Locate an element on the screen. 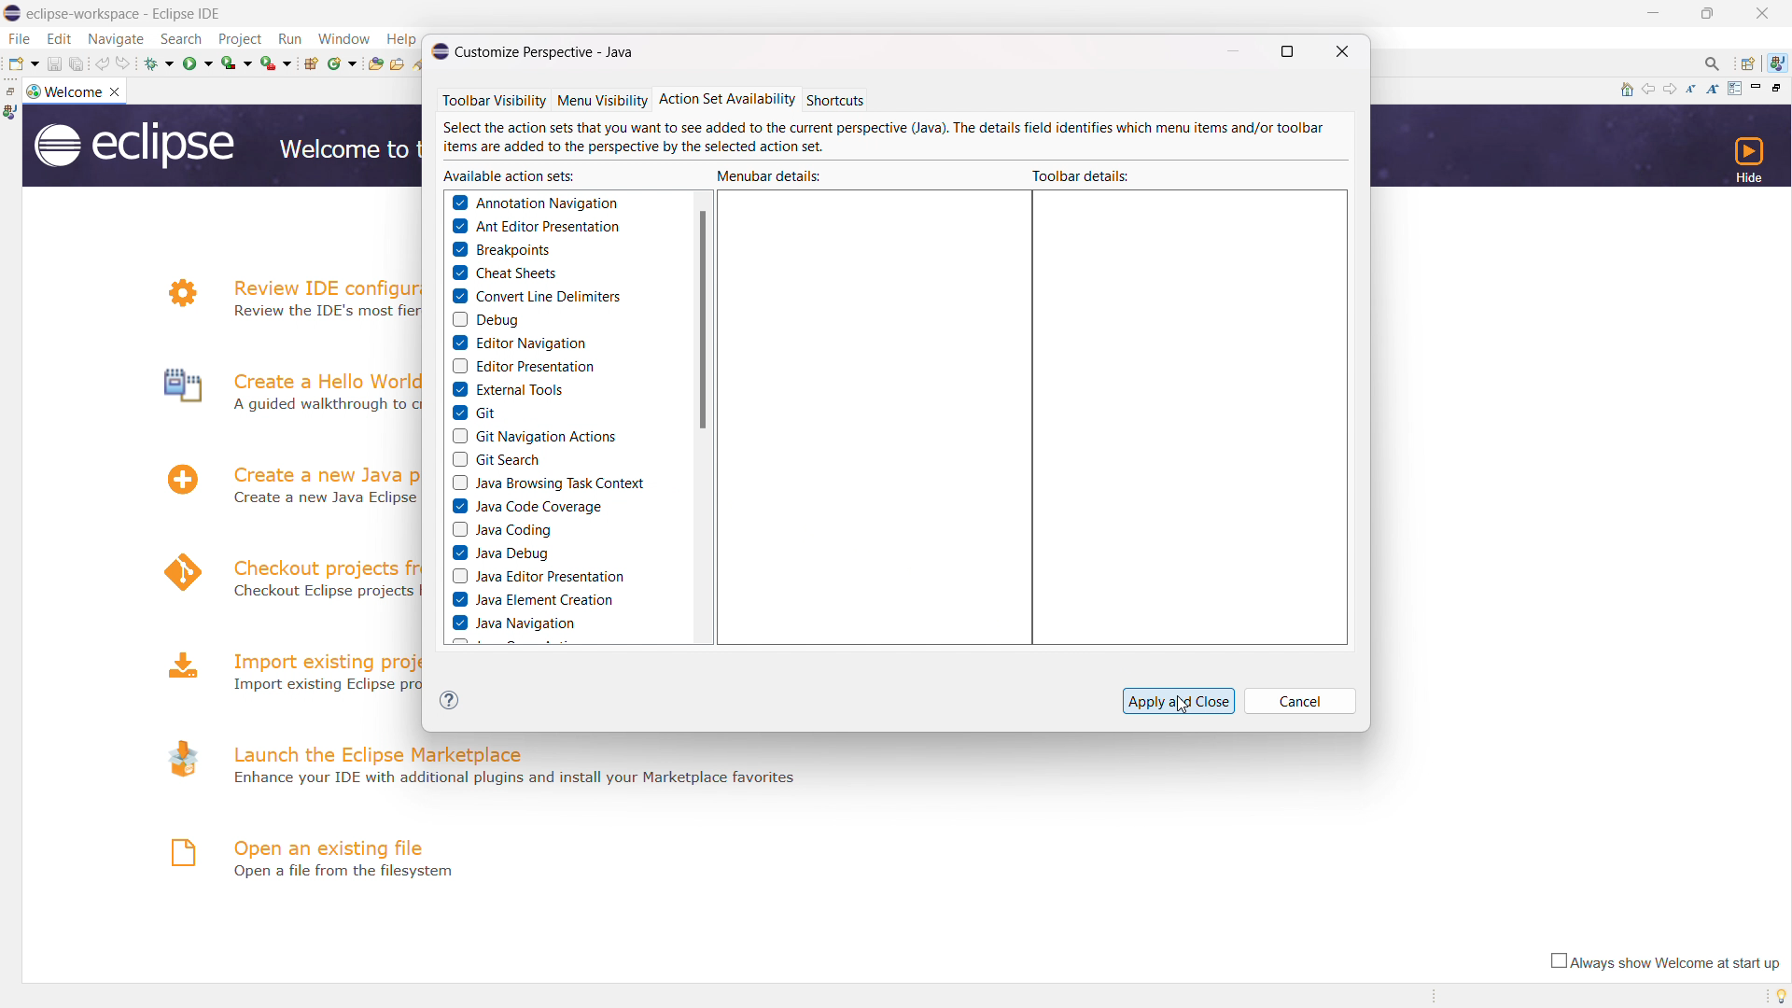  project is located at coordinates (241, 38).